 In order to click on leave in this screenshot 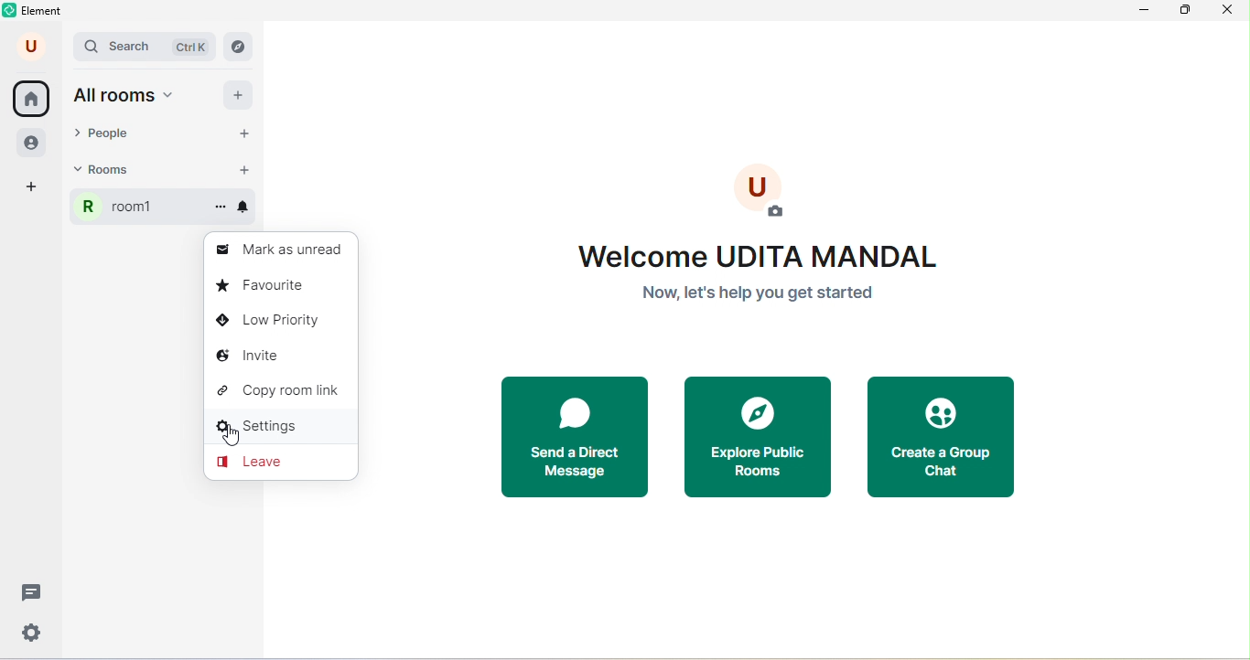, I will do `click(258, 463)`.